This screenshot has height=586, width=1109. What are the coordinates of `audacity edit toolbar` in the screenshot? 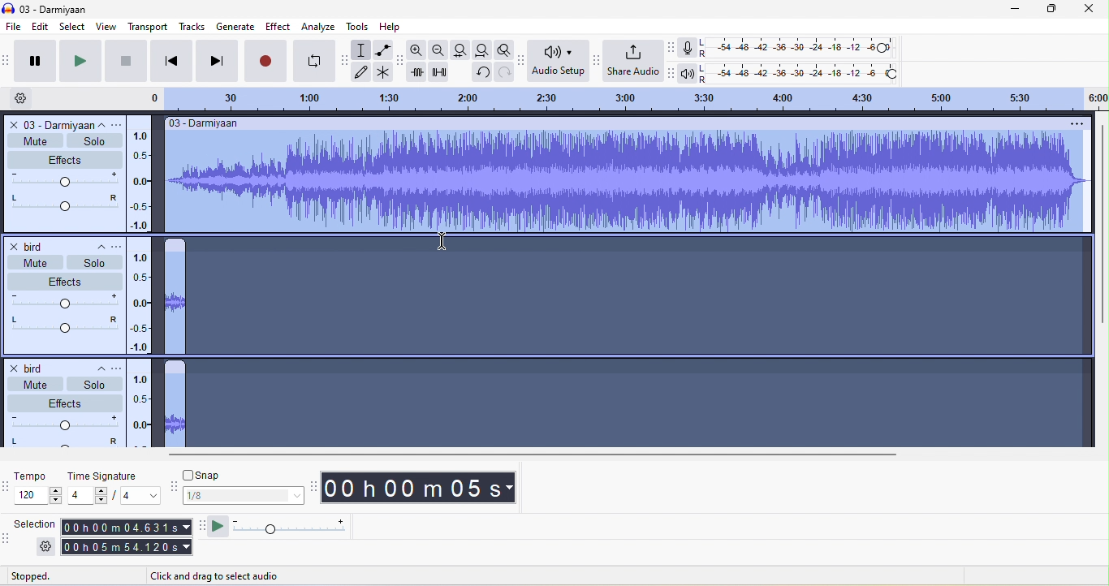 It's located at (402, 58).